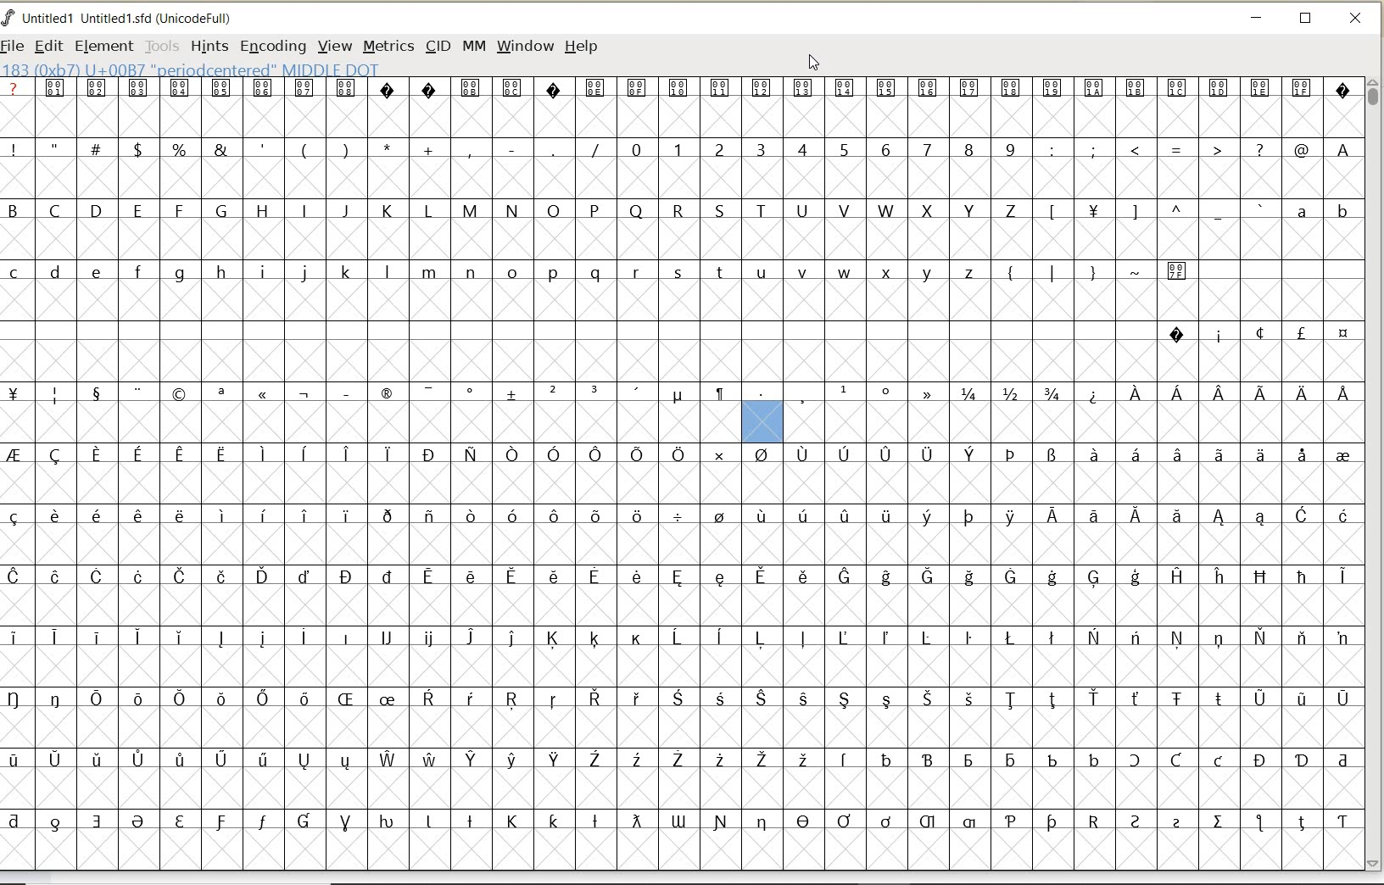 This screenshot has width=1384, height=885. Describe the element at coordinates (208, 46) in the screenshot. I see `HINTS` at that location.